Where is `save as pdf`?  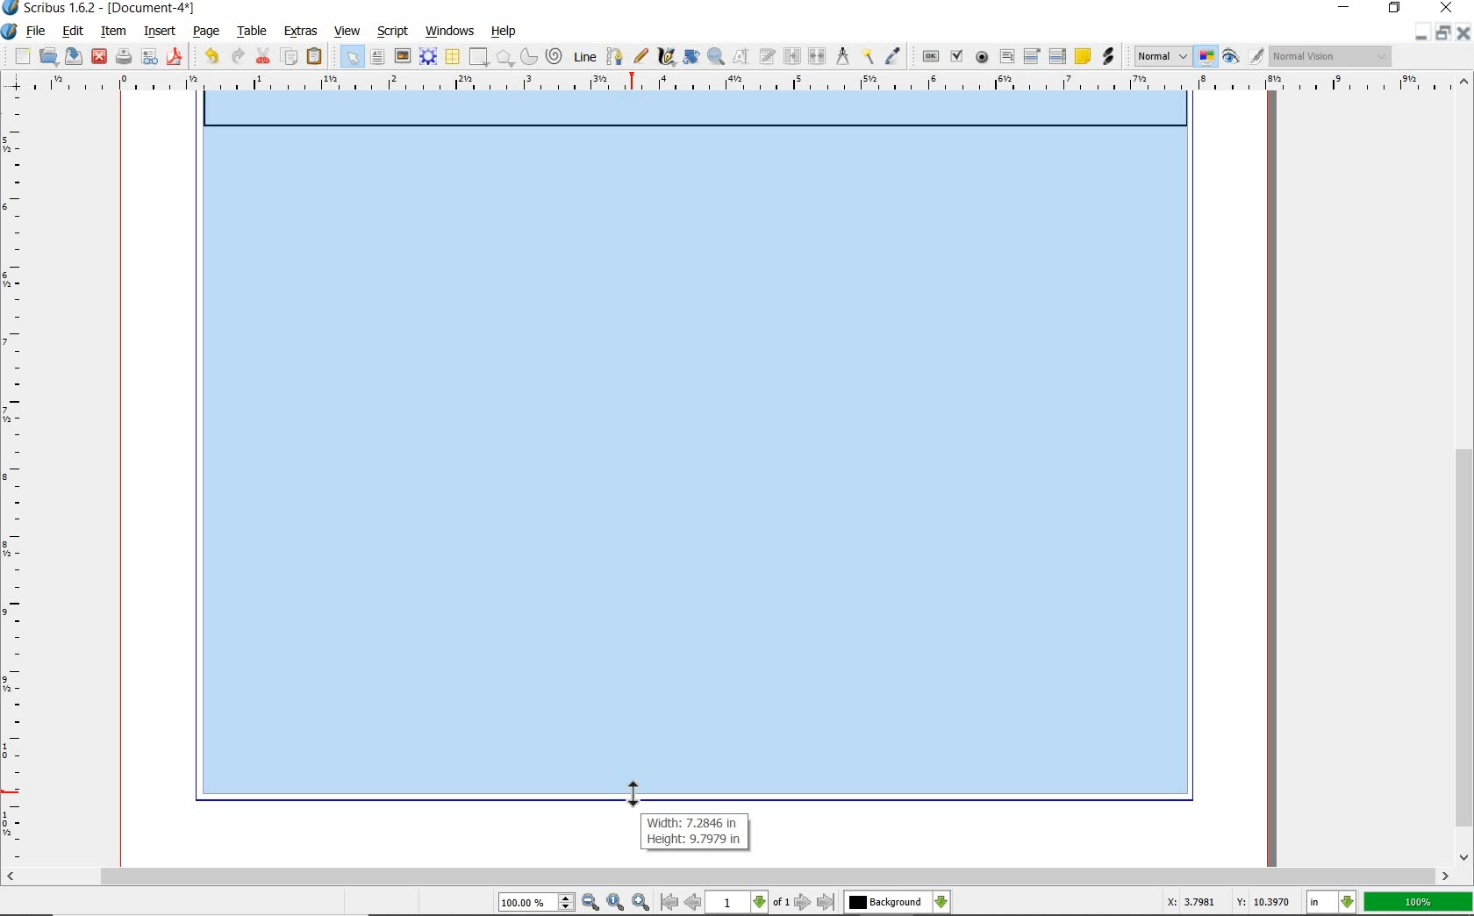
save as pdf is located at coordinates (175, 56).